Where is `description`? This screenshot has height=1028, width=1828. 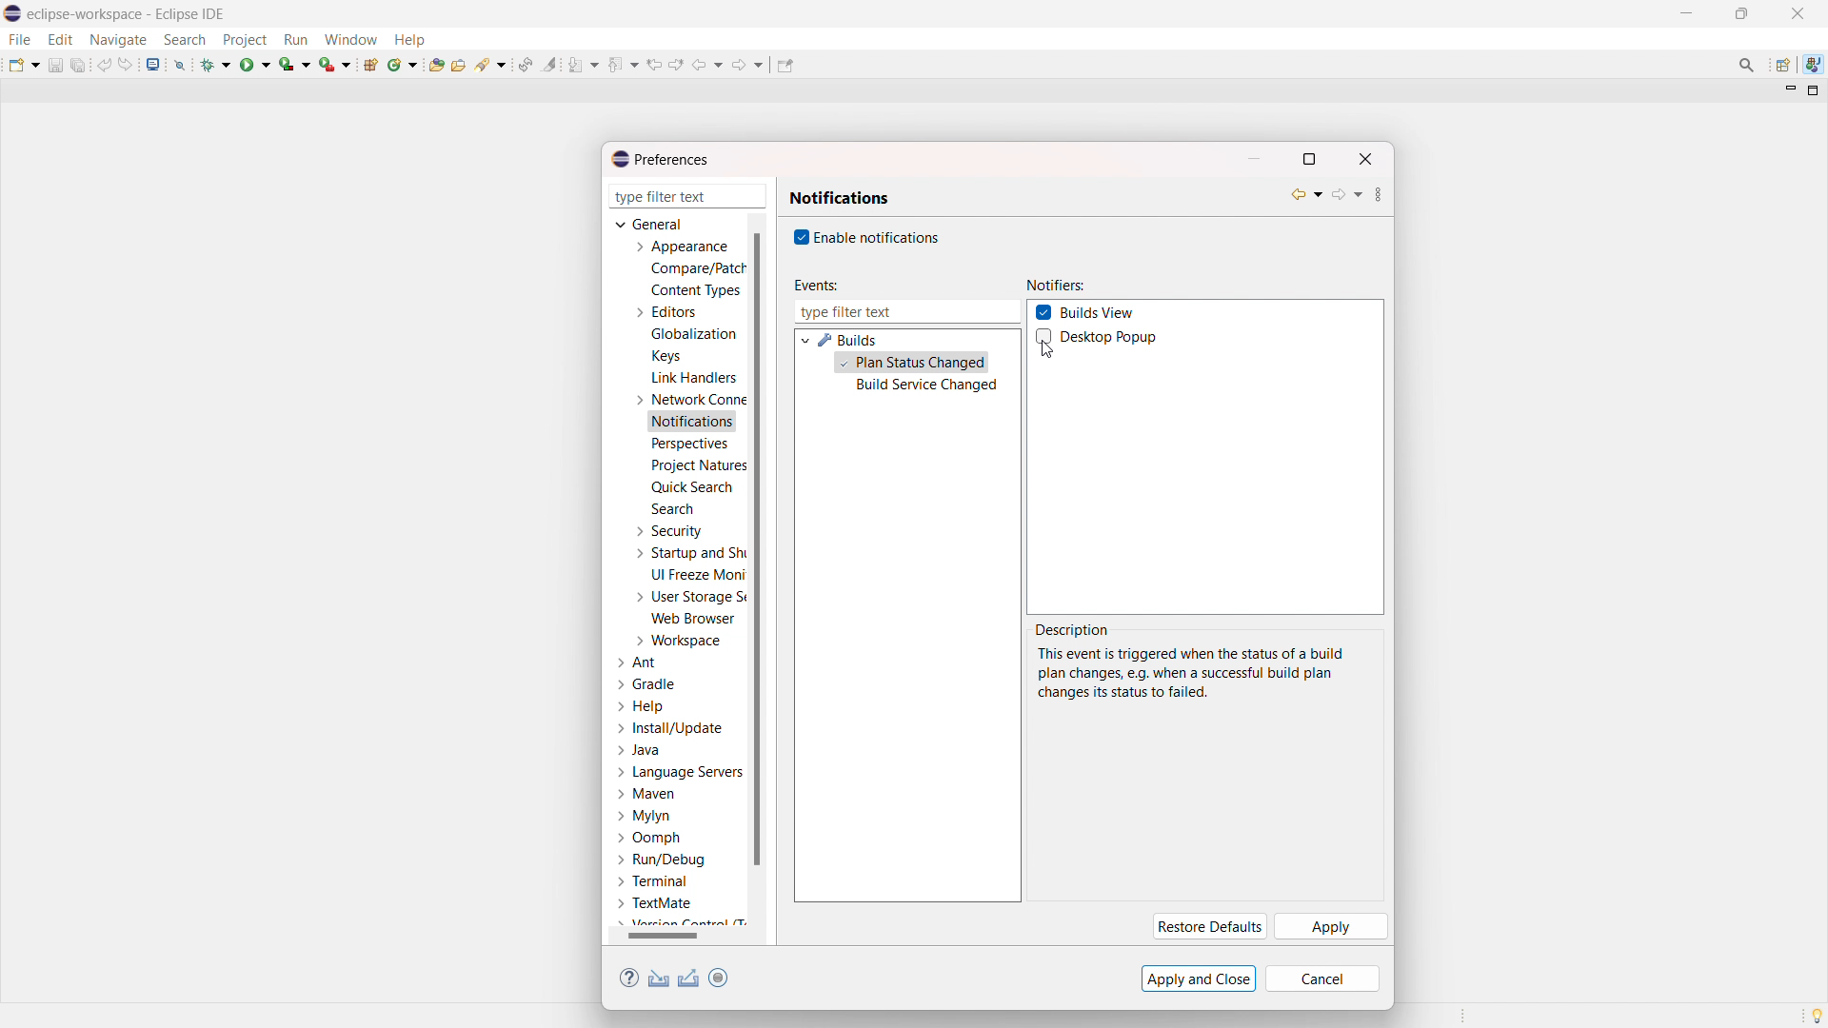 description is located at coordinates (1190, 673).